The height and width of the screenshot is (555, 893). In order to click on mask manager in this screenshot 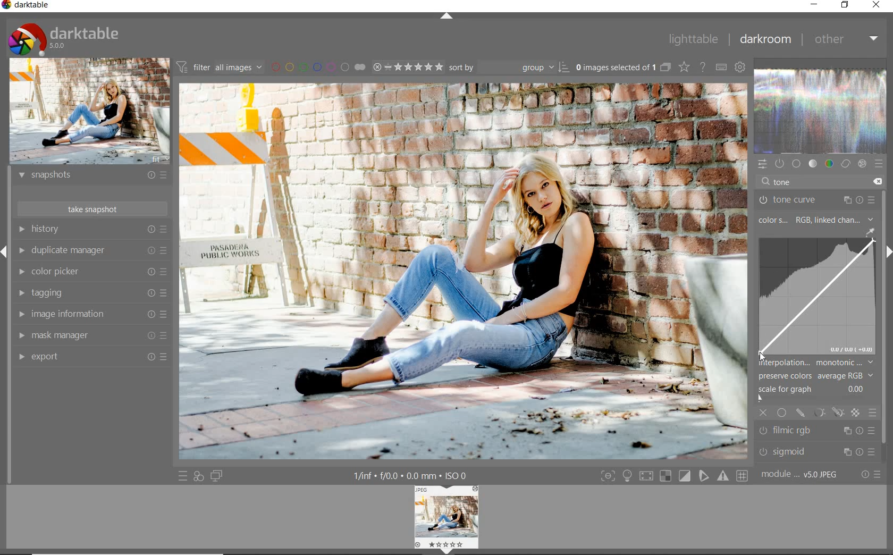, I will do `click(90, 334)`.